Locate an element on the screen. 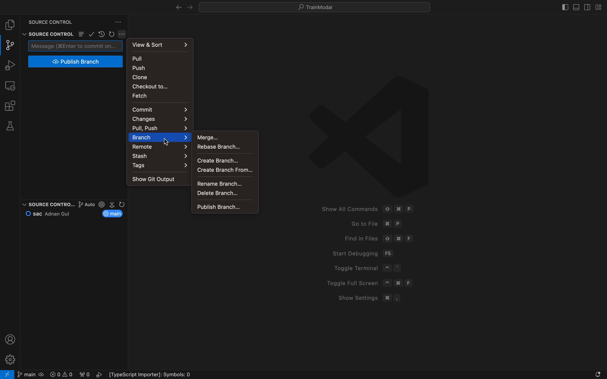 The width and height of the screenshot is (607, 379). Notifications  is located at coordinates (598, 374).